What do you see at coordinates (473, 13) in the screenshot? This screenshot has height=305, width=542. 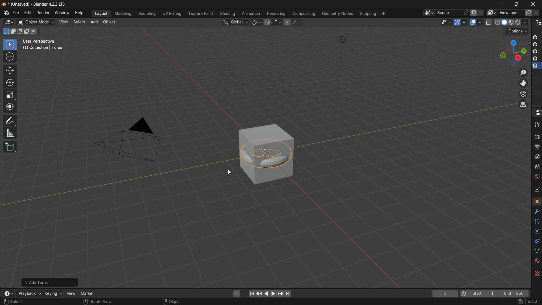 I see `add scene` at bounding box center [473, 13].